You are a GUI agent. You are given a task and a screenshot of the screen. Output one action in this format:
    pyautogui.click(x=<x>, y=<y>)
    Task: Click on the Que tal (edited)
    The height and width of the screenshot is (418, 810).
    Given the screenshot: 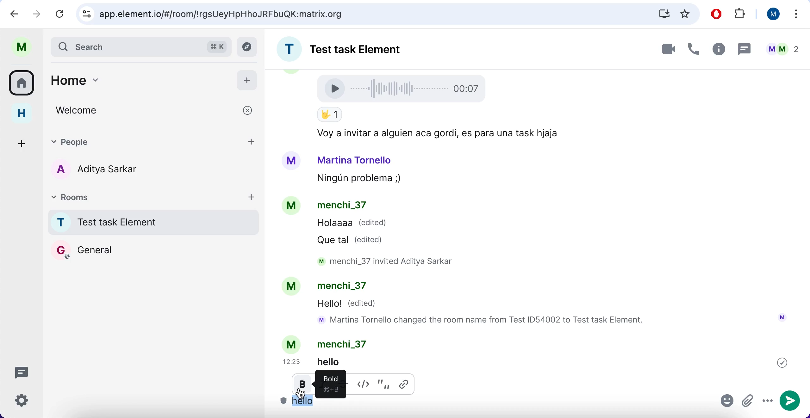 What is the action you would take?
    pyautogui.click(x=353, y=240)
    